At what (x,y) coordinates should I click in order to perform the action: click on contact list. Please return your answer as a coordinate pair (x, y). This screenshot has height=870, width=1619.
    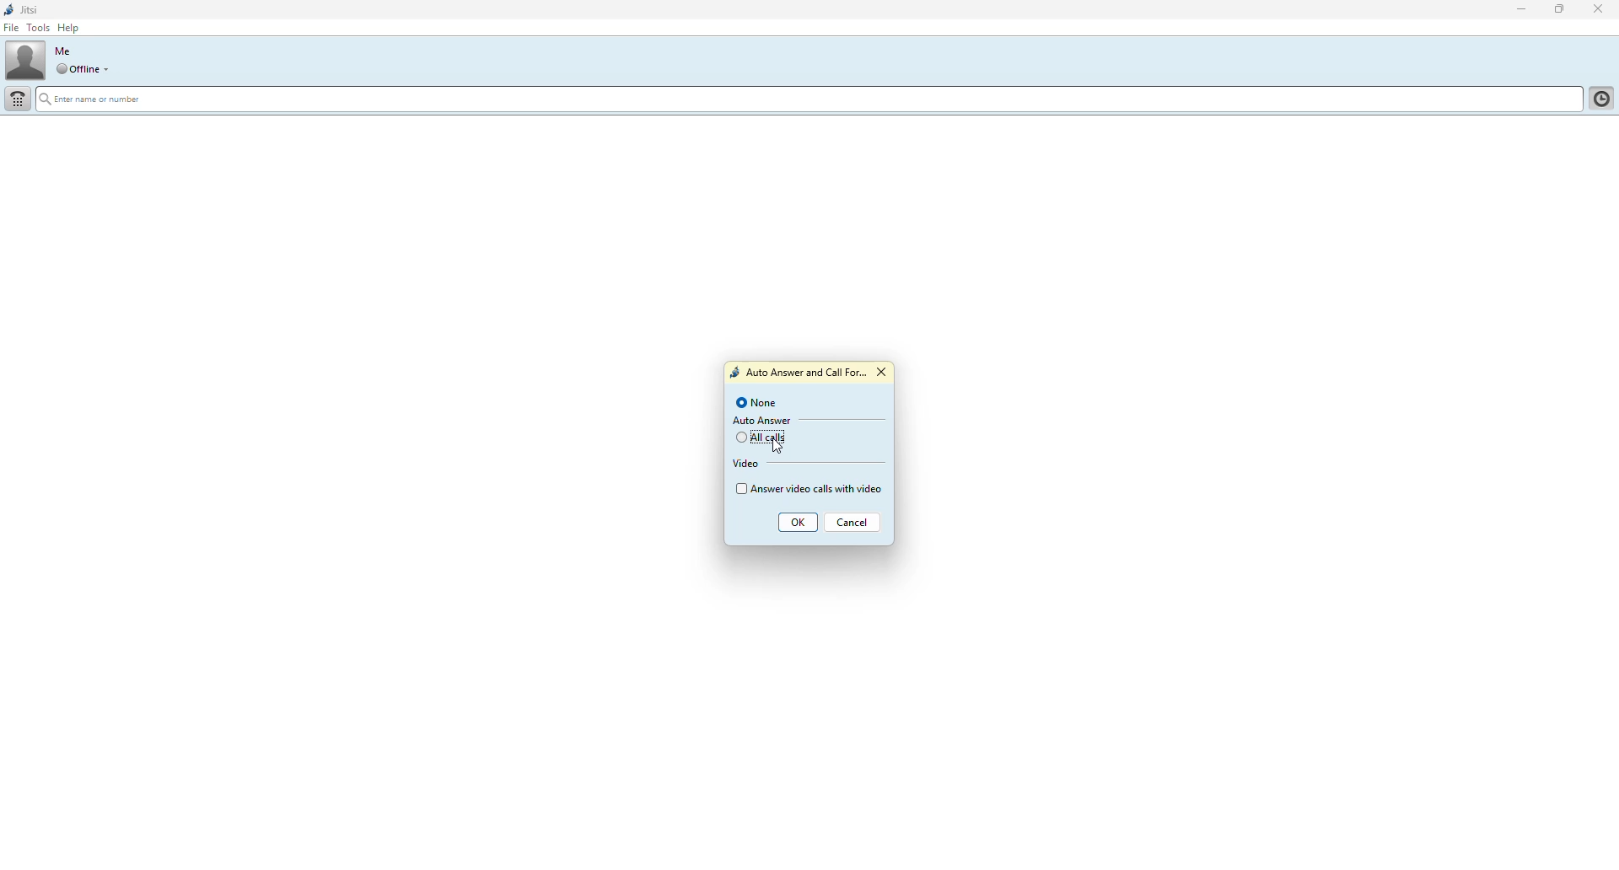
    Looking at the image, I should click on (1599, 101).